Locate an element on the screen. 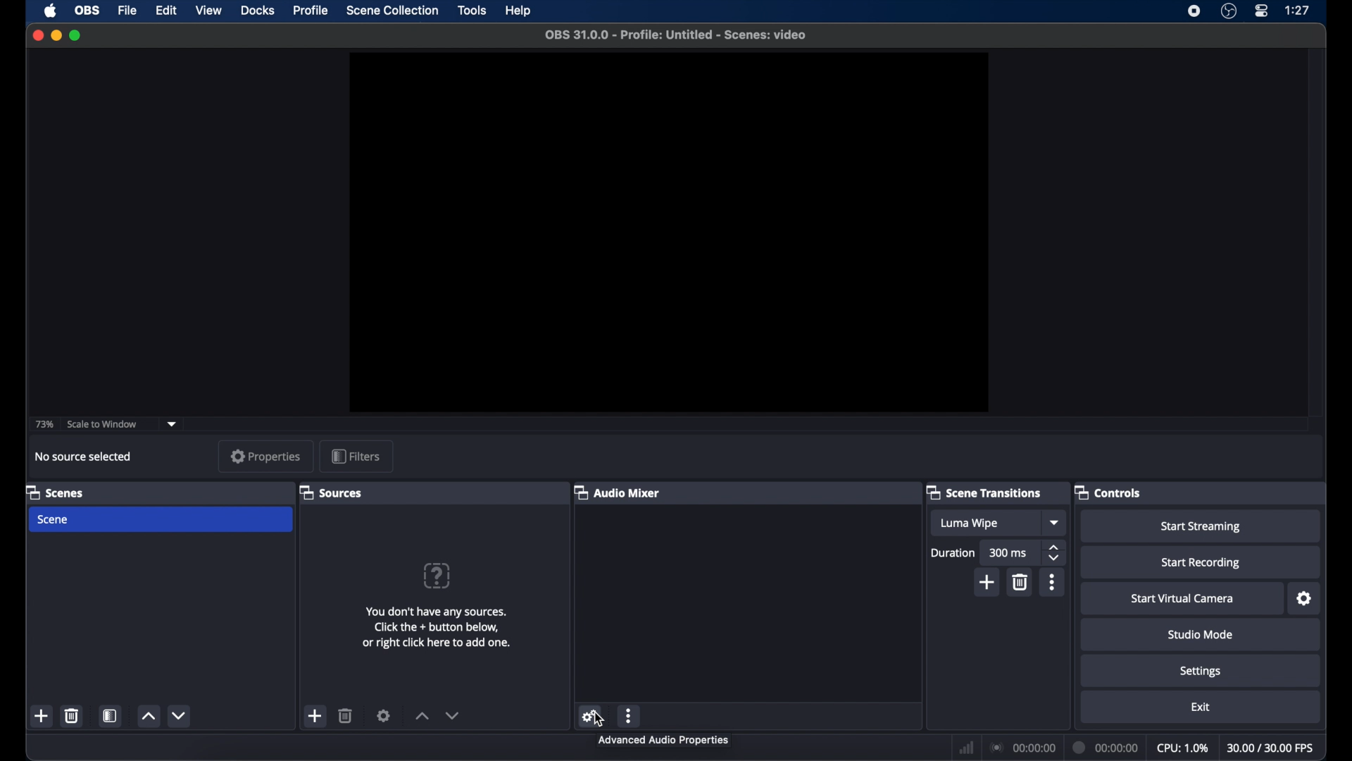 This screenshot has width=1352, height=761. cpu is located at coordinates (1182, 748).